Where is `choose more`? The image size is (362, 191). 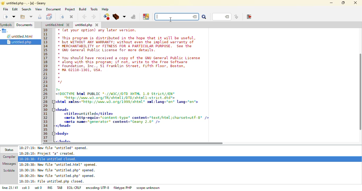 choose more is located at coordinates (124, 17).